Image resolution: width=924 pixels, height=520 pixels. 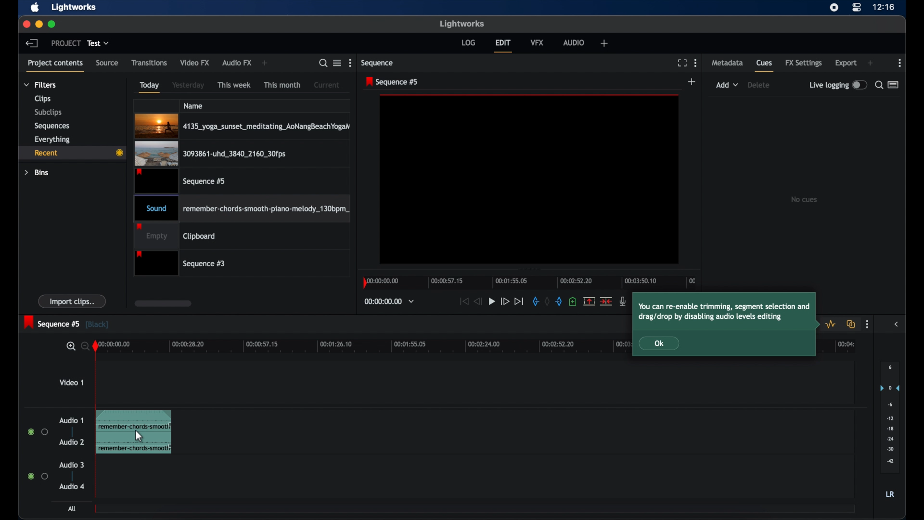 What do you see at coordinates (505, 302) in the screenshot?
I see `fast forward` at bounding box center [505, 302].